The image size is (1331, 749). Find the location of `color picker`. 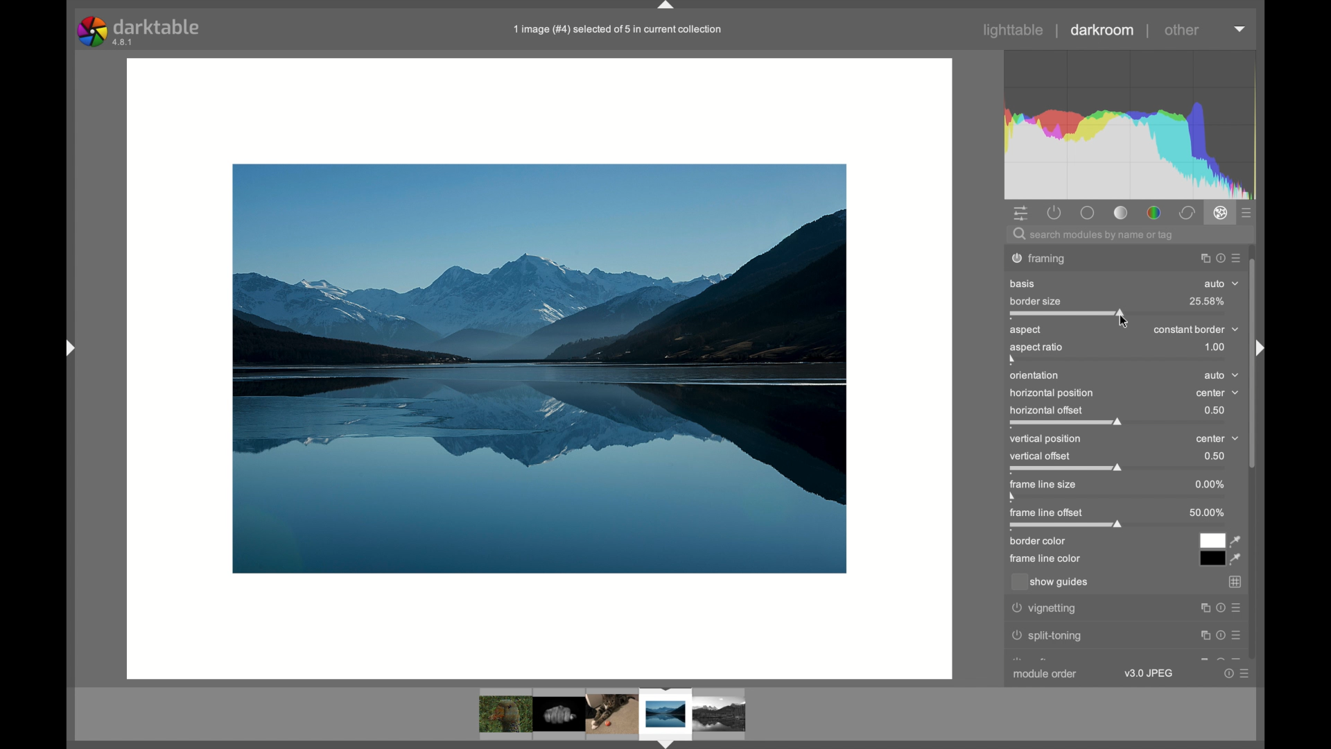

color picker is located at coordinates (1236, 560).